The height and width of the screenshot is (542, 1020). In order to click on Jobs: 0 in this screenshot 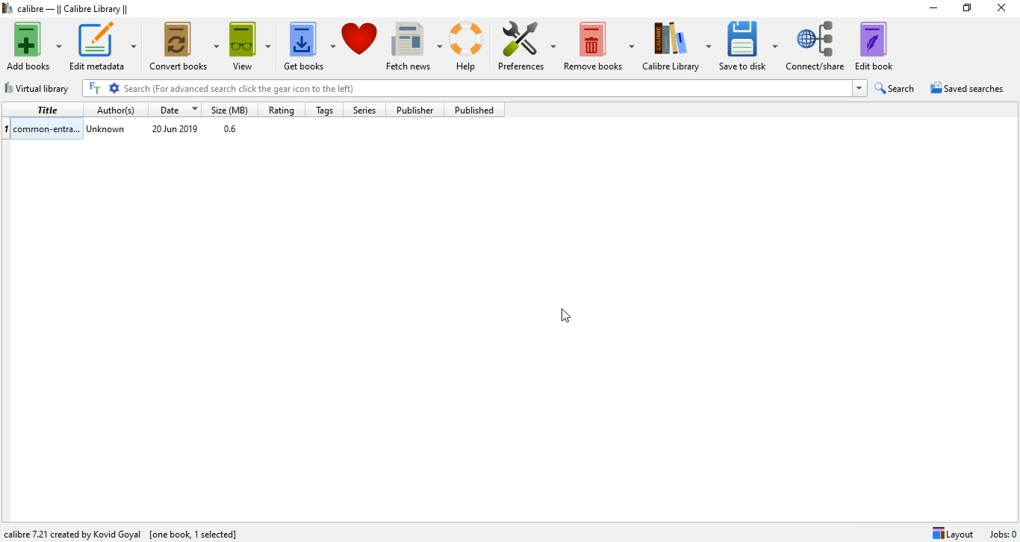, I will do `click(1001, 534)`.